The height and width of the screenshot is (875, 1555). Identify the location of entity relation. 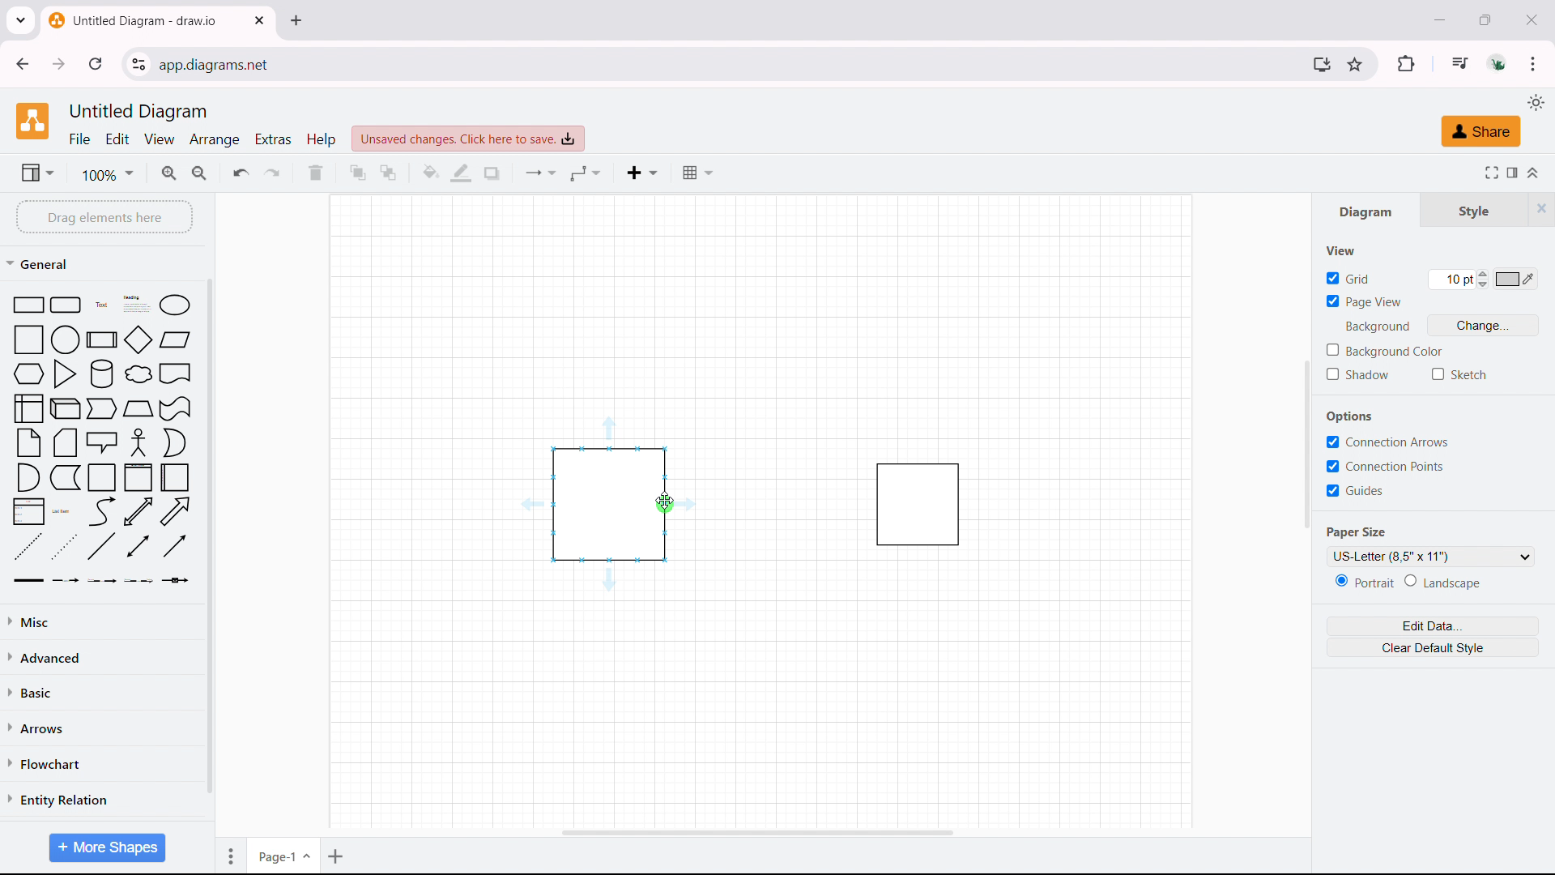
(101, 800).